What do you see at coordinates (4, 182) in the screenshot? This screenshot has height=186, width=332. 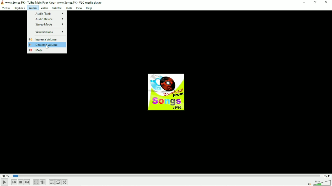 I see `Play` at bounding box center [4, 182].